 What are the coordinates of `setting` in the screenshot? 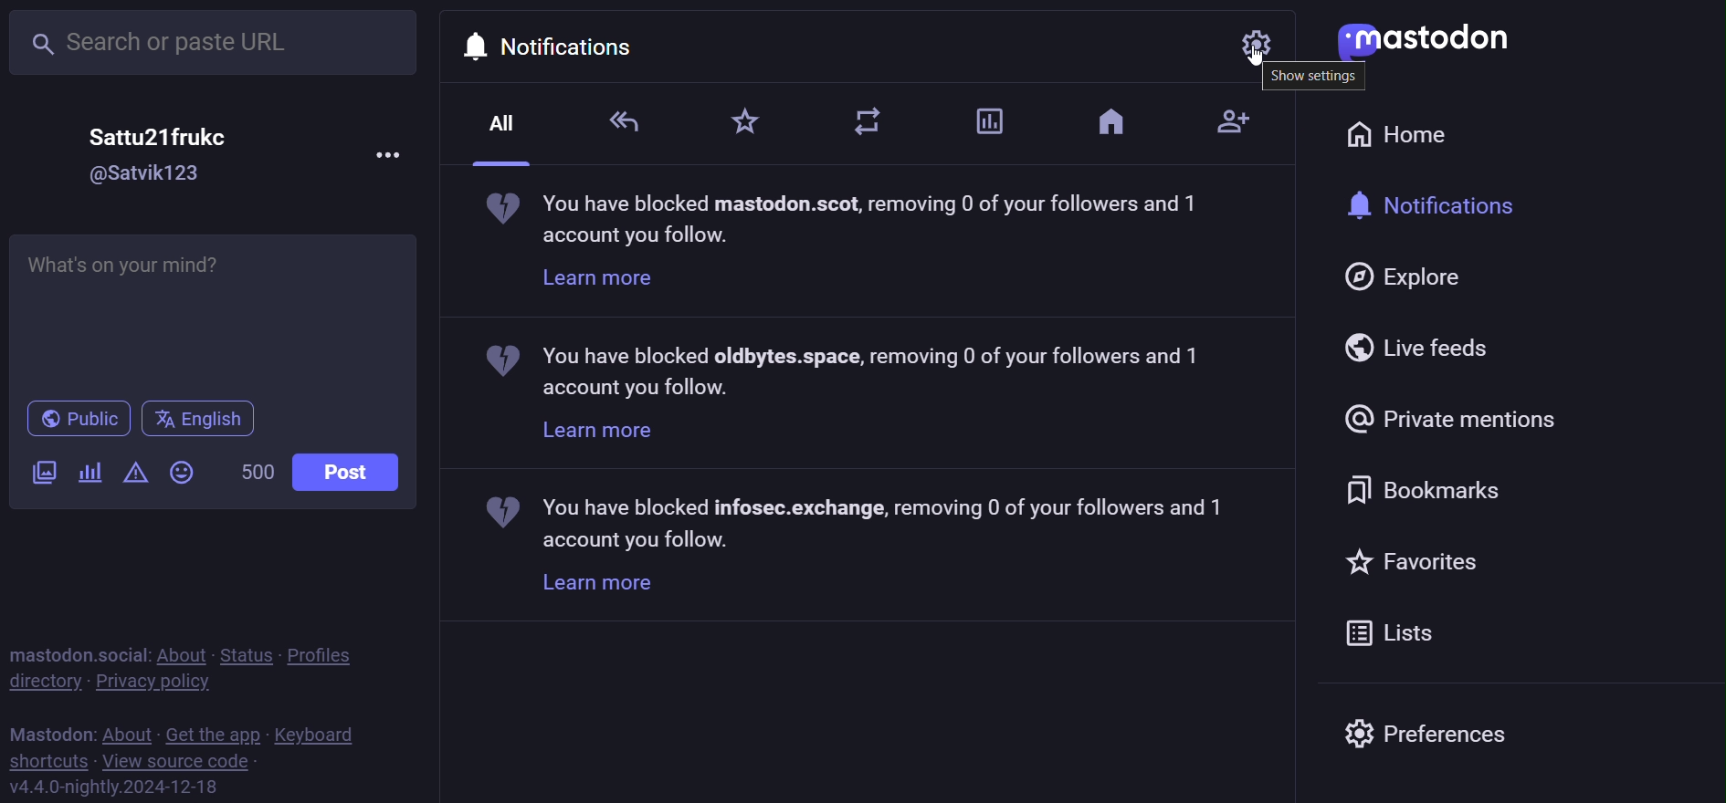 It's located at (1258, 45).